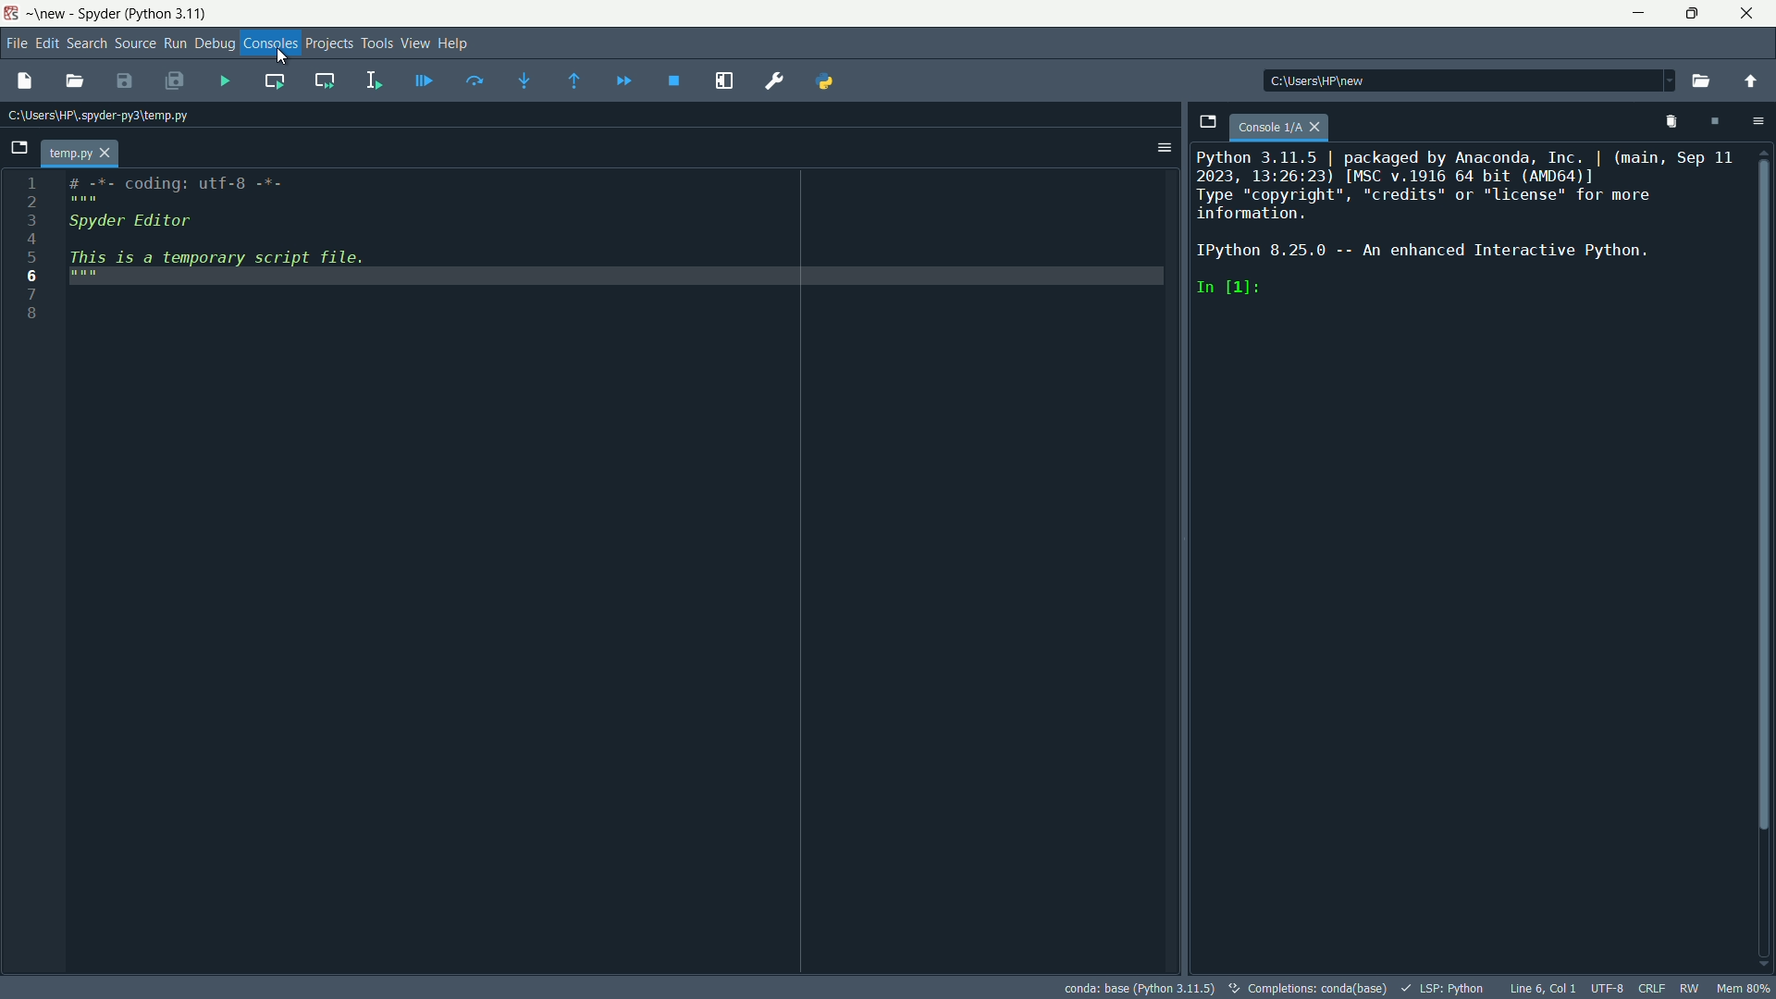  What do you see at coordinates (616, 80) in the screenshot?
I see `continue execution until next breakpoint` at bounding box center [616, 80].